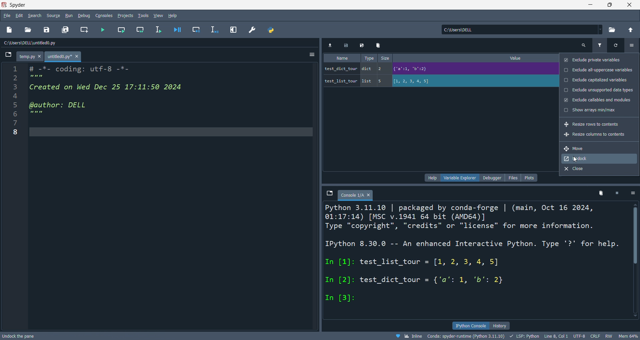 This screenshot has width=640, height=340. Describe the element at coordinates (347, 45) in the screenshot. I see `save` at that location.